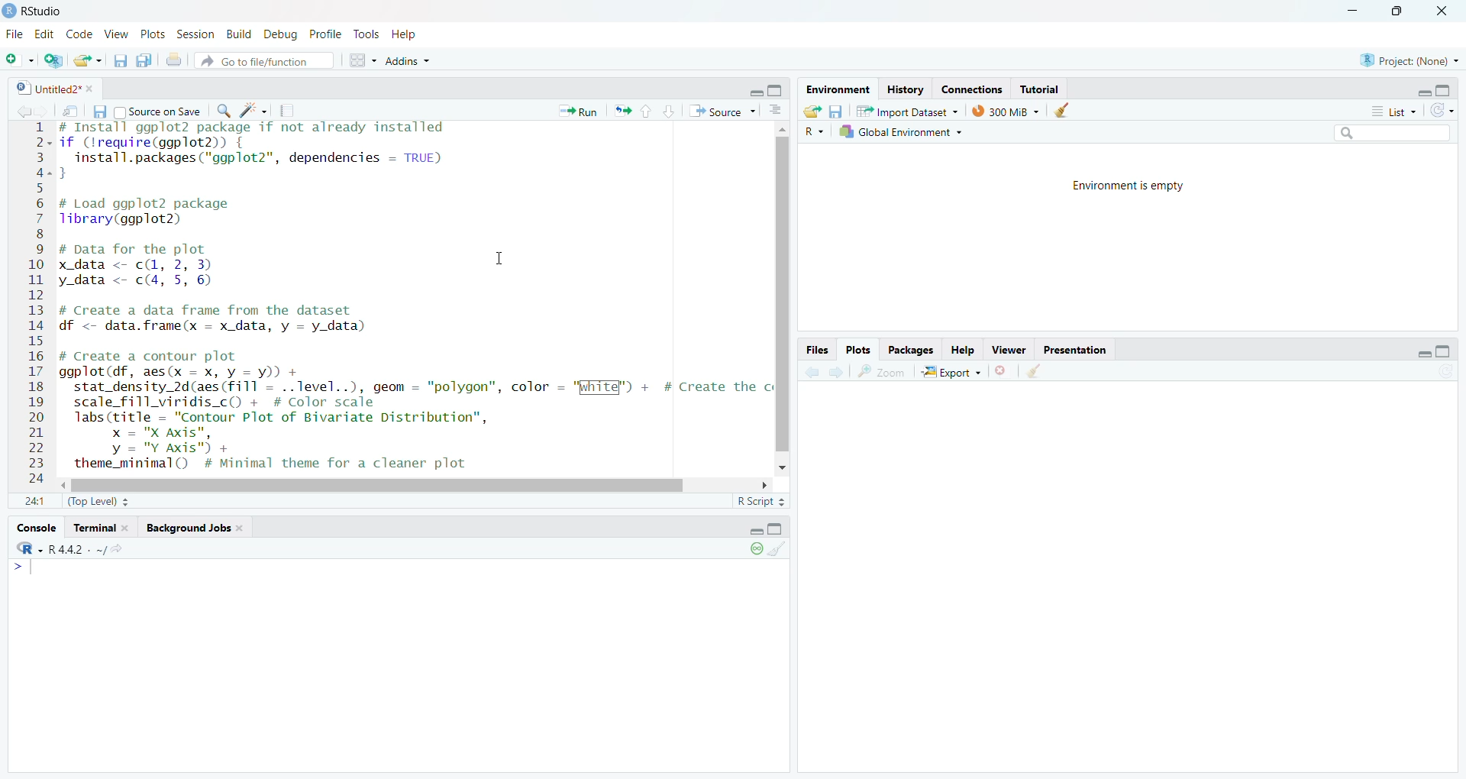  Describe the element at coordinates (782, 296) in the screenshot. I see `vertical scroll bar` at that location.